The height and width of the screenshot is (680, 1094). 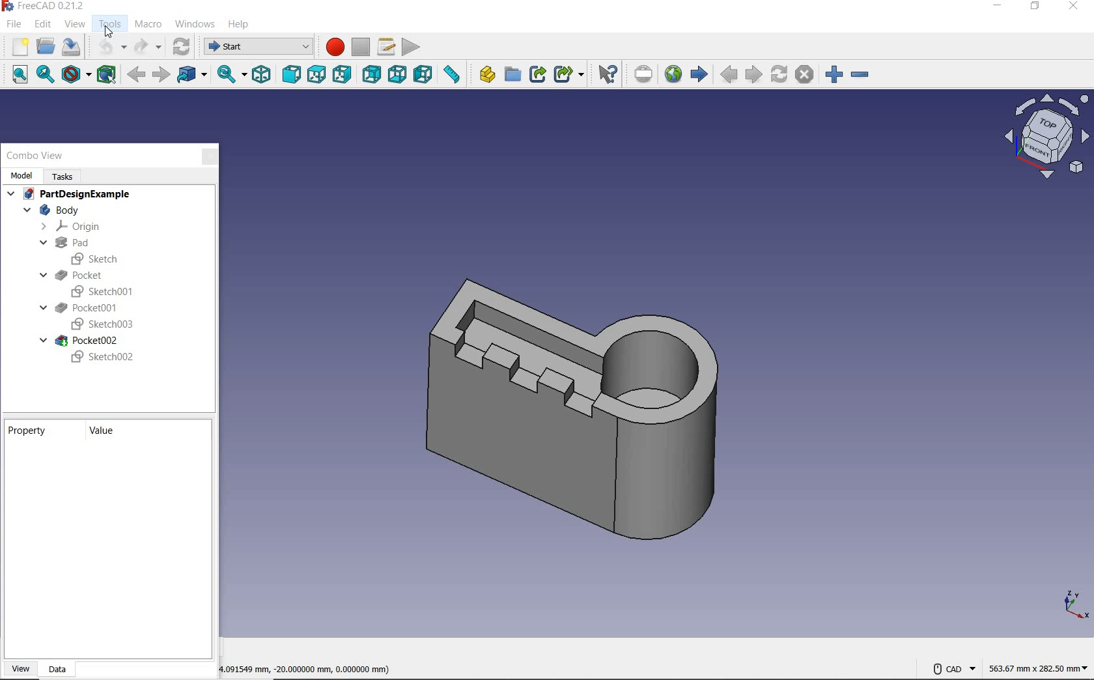 I want to click on Windows, so click(x=196, y=25).